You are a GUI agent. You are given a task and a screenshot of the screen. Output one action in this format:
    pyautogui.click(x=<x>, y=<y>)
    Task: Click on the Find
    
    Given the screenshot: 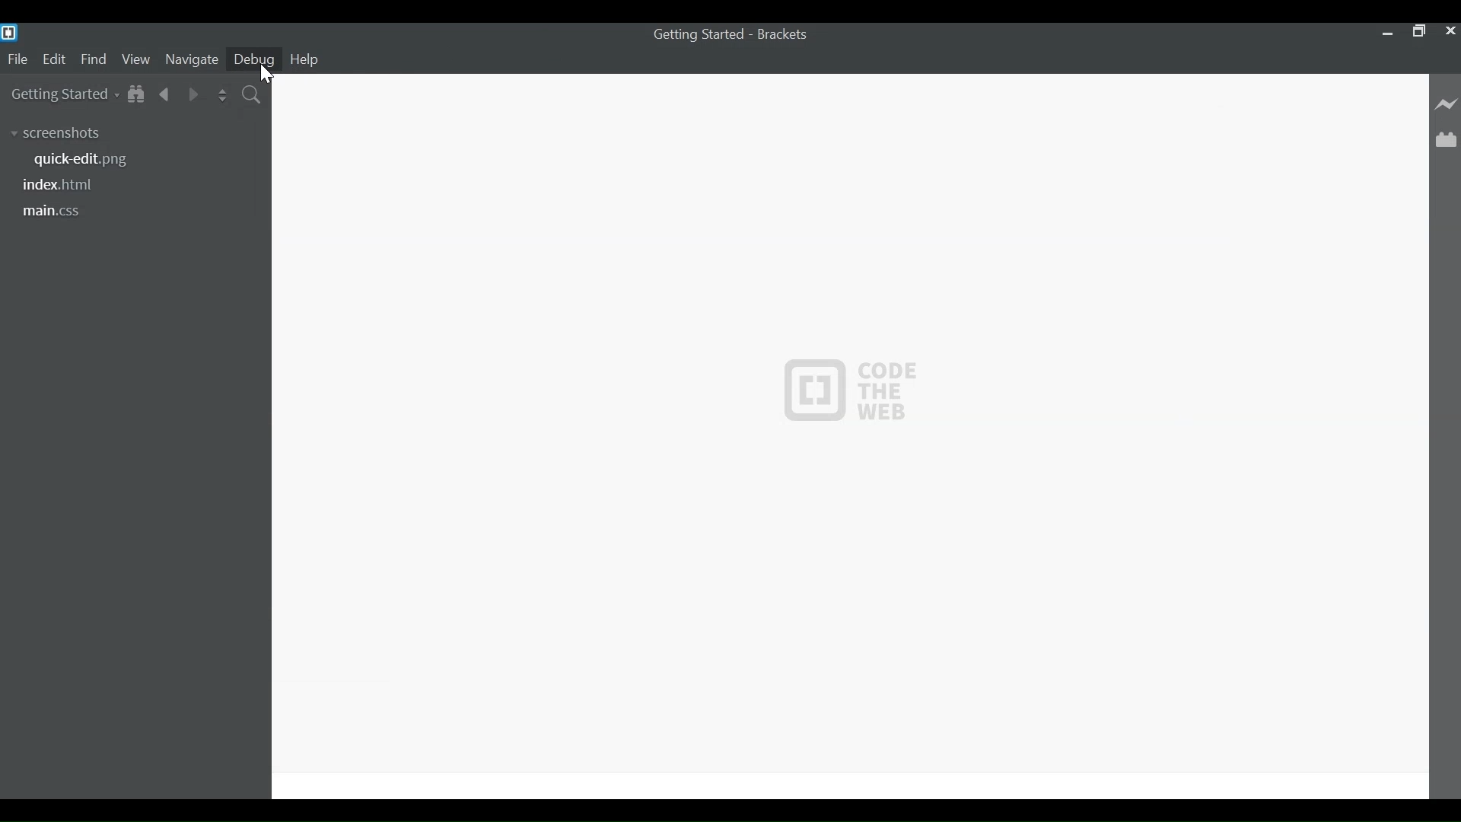 What is the action you would take?
    pyautogui.click(x=95, y=60)
    